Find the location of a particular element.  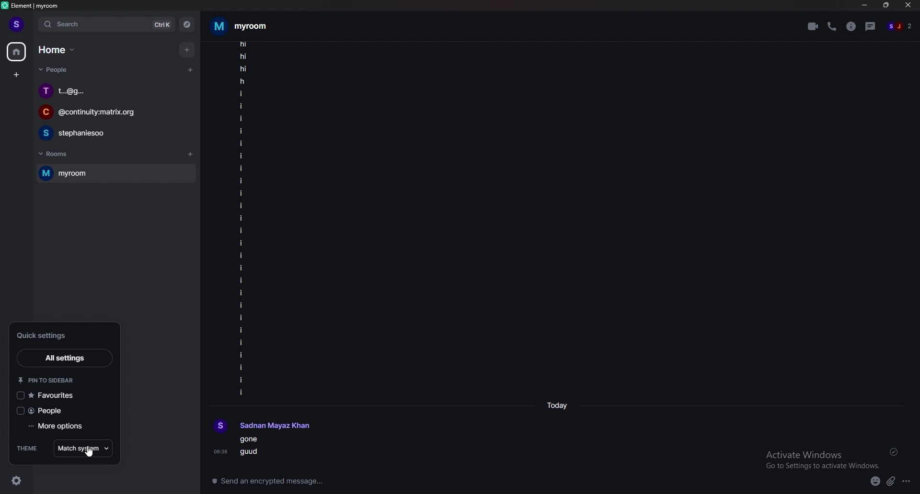

theme is located at coordinates (29, 448).